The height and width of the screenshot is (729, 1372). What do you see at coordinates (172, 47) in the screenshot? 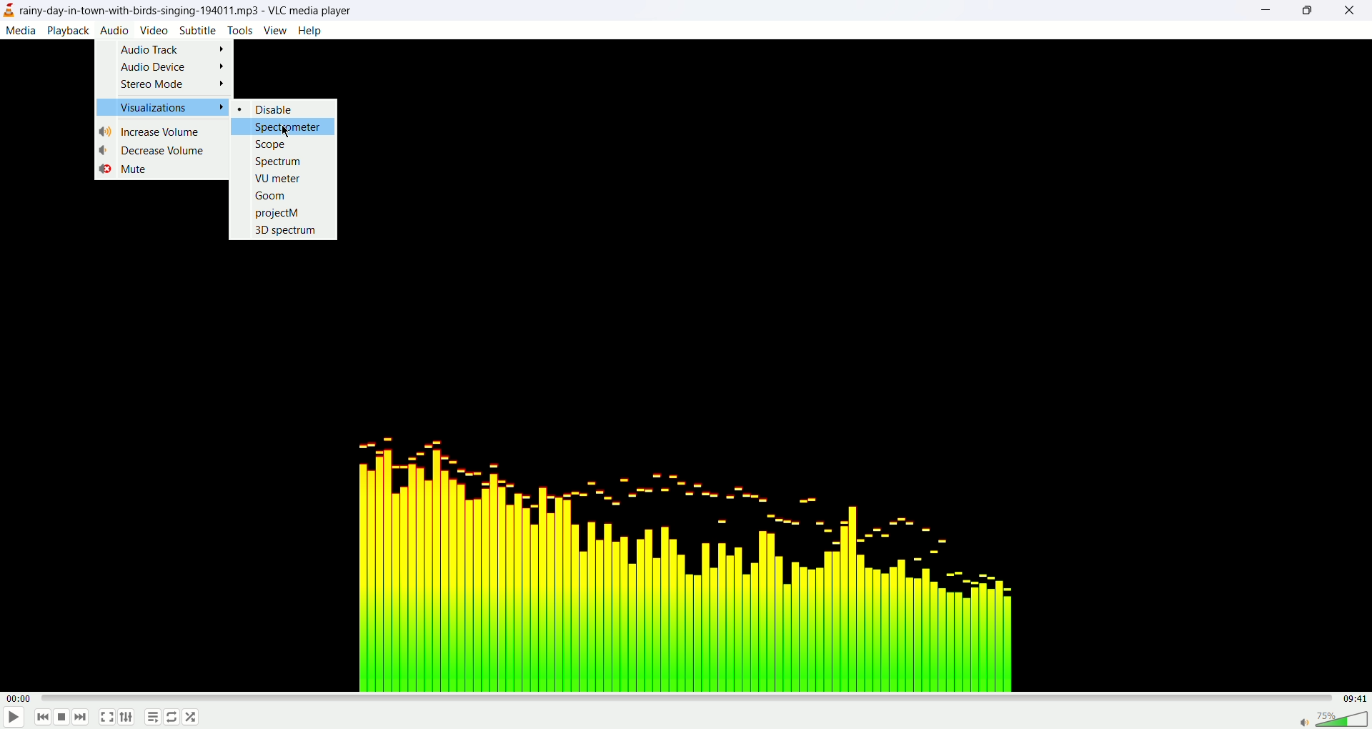
I see `audio track` at bounding box center [172, 47].